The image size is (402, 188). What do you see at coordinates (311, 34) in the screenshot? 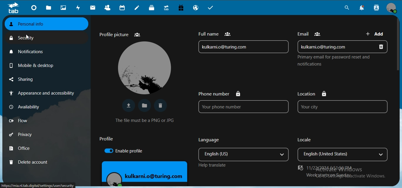
I see `email` at bounding box center [311, 34].